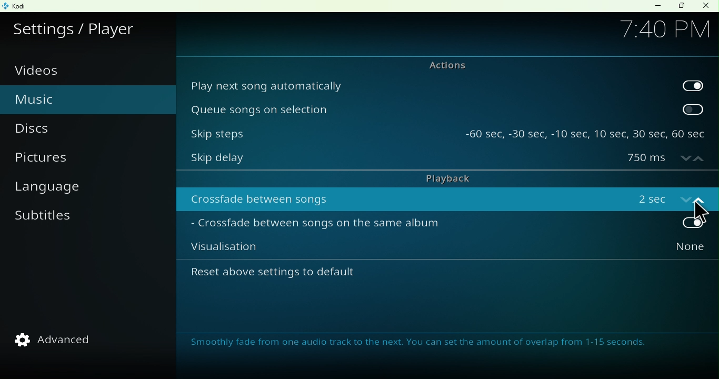 The height and width of the screenshot is (379, 719). I want to click on Videos, so click(44, 71).